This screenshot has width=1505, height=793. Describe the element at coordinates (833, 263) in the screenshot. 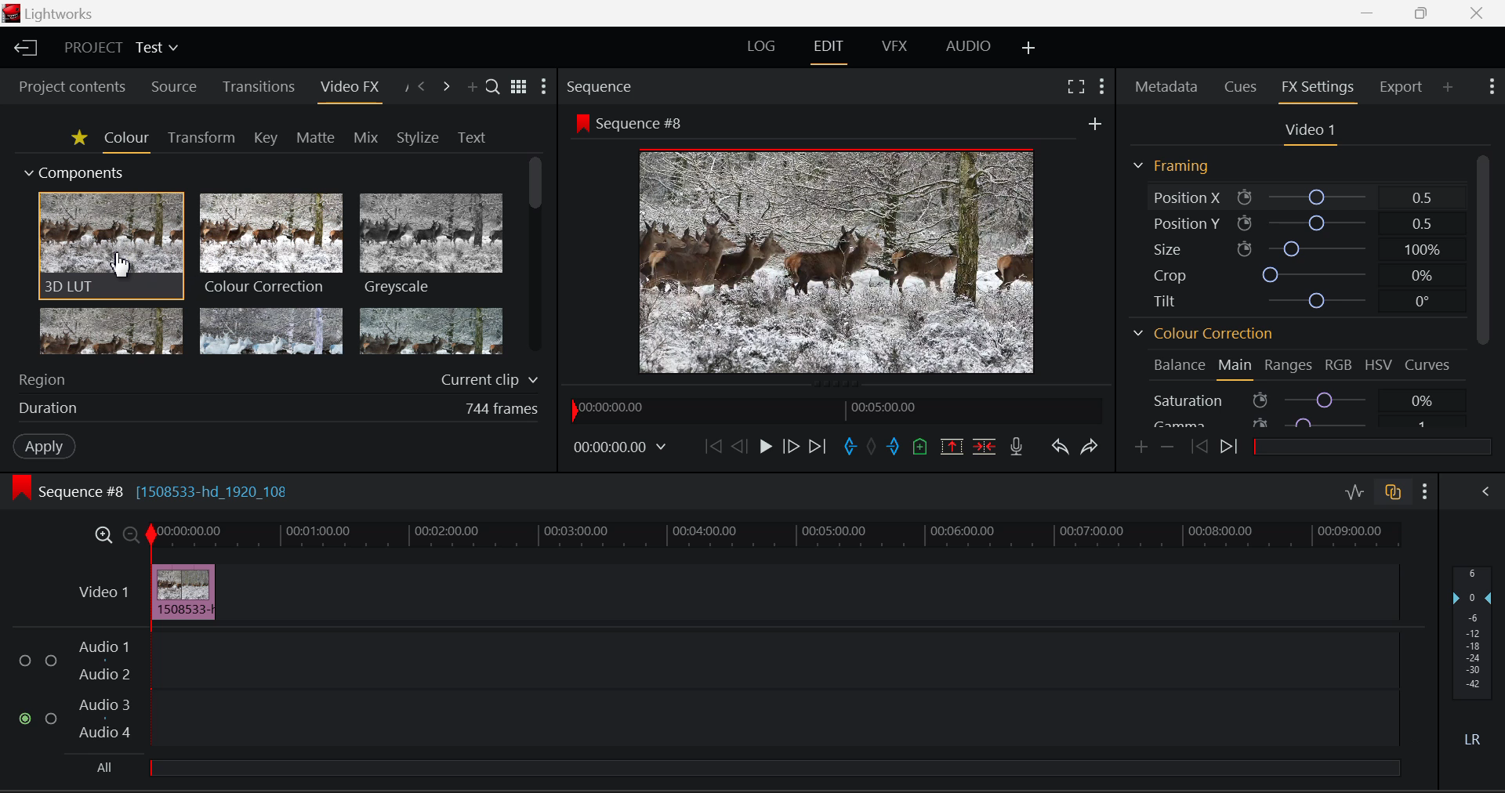

I see `Sequence Preview Screen` at that location.